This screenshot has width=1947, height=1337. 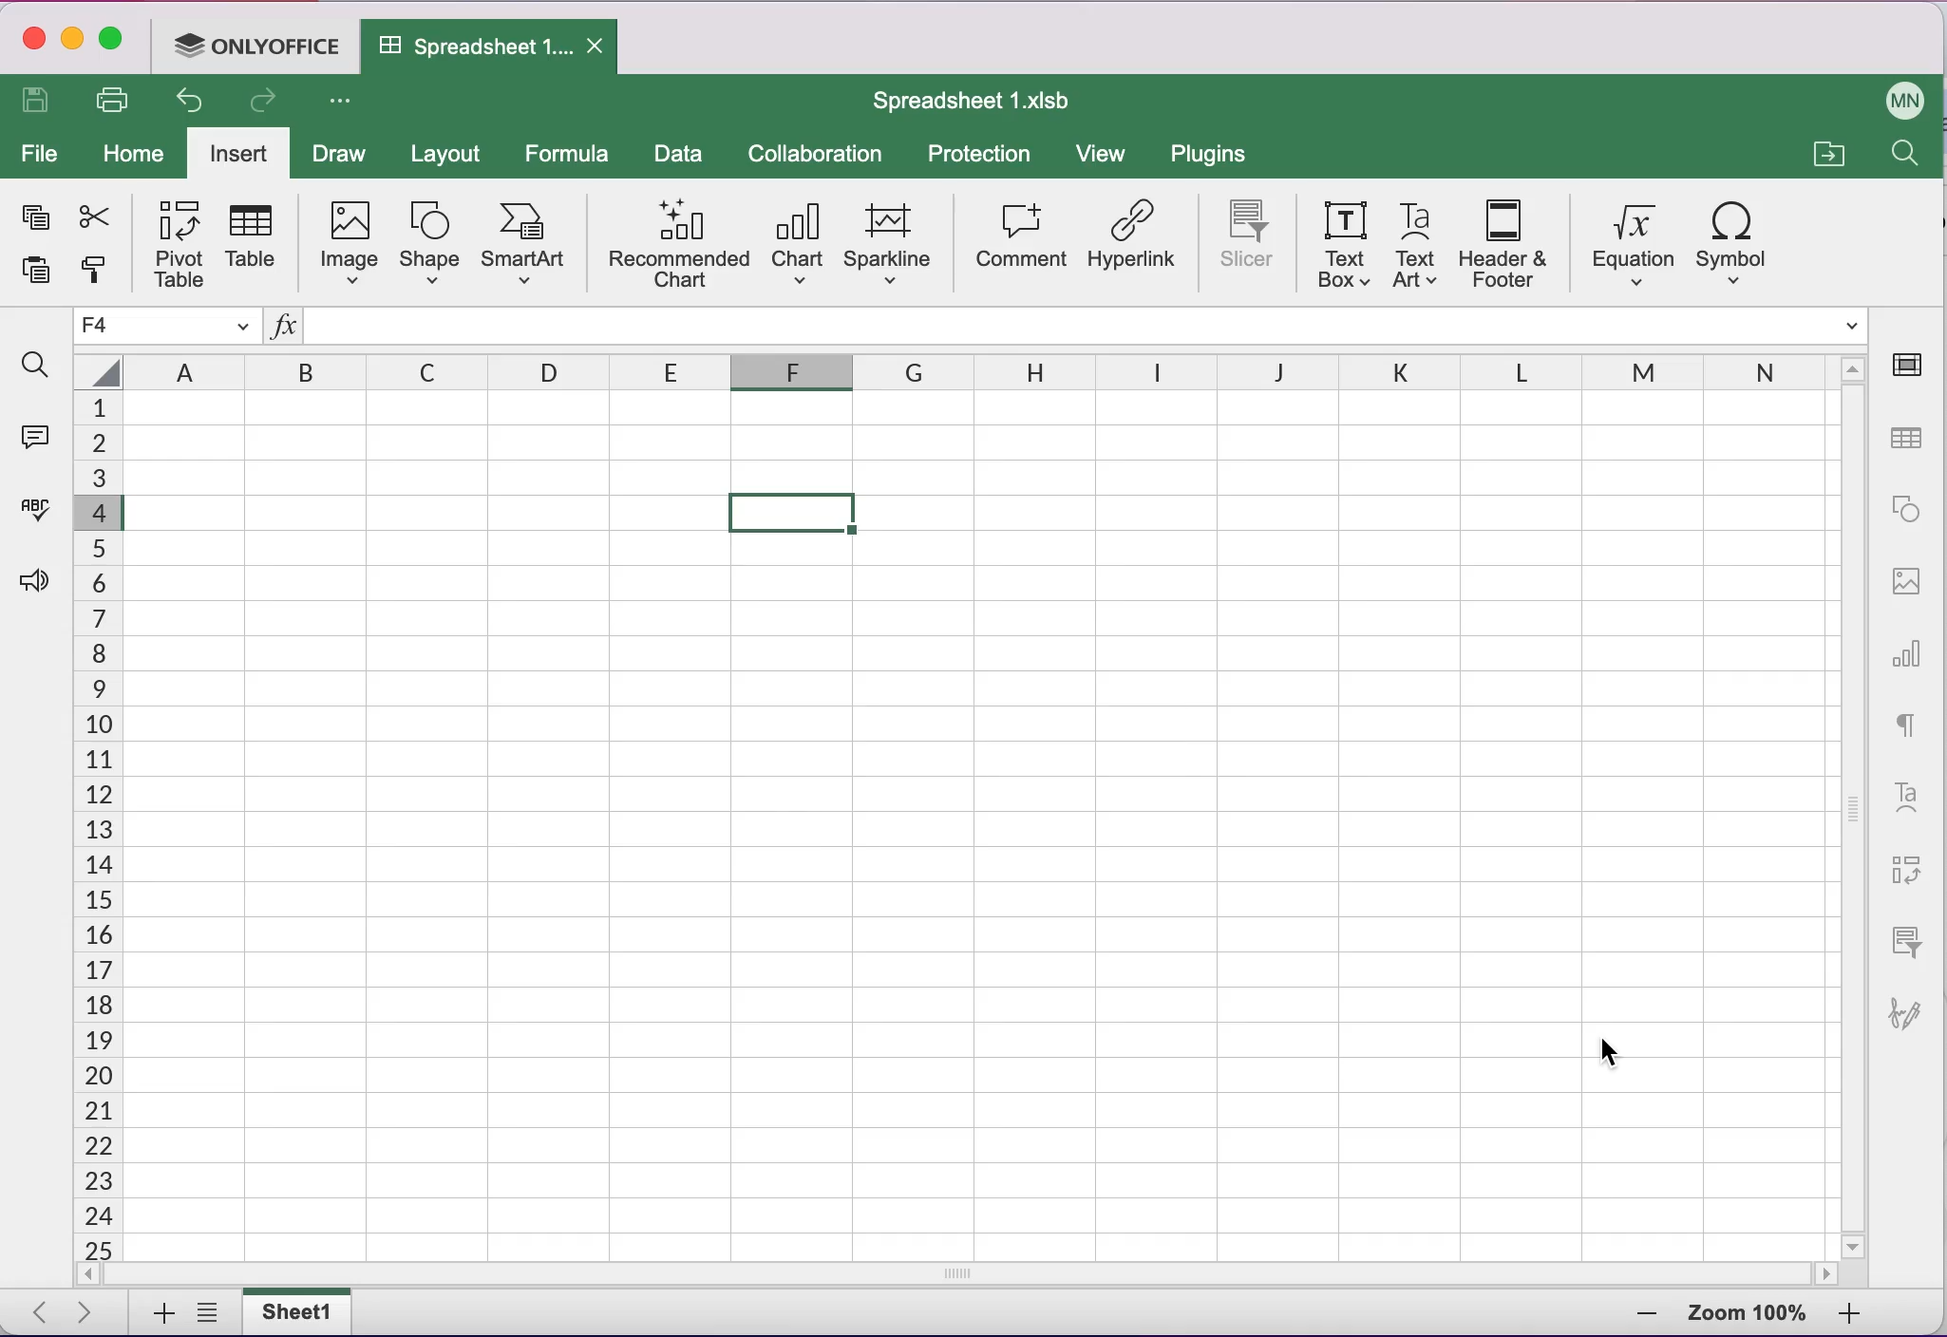 What do you see at coordinates (96, 826) in the screenshot?
I see `cells` at bounding box center [96, 826].